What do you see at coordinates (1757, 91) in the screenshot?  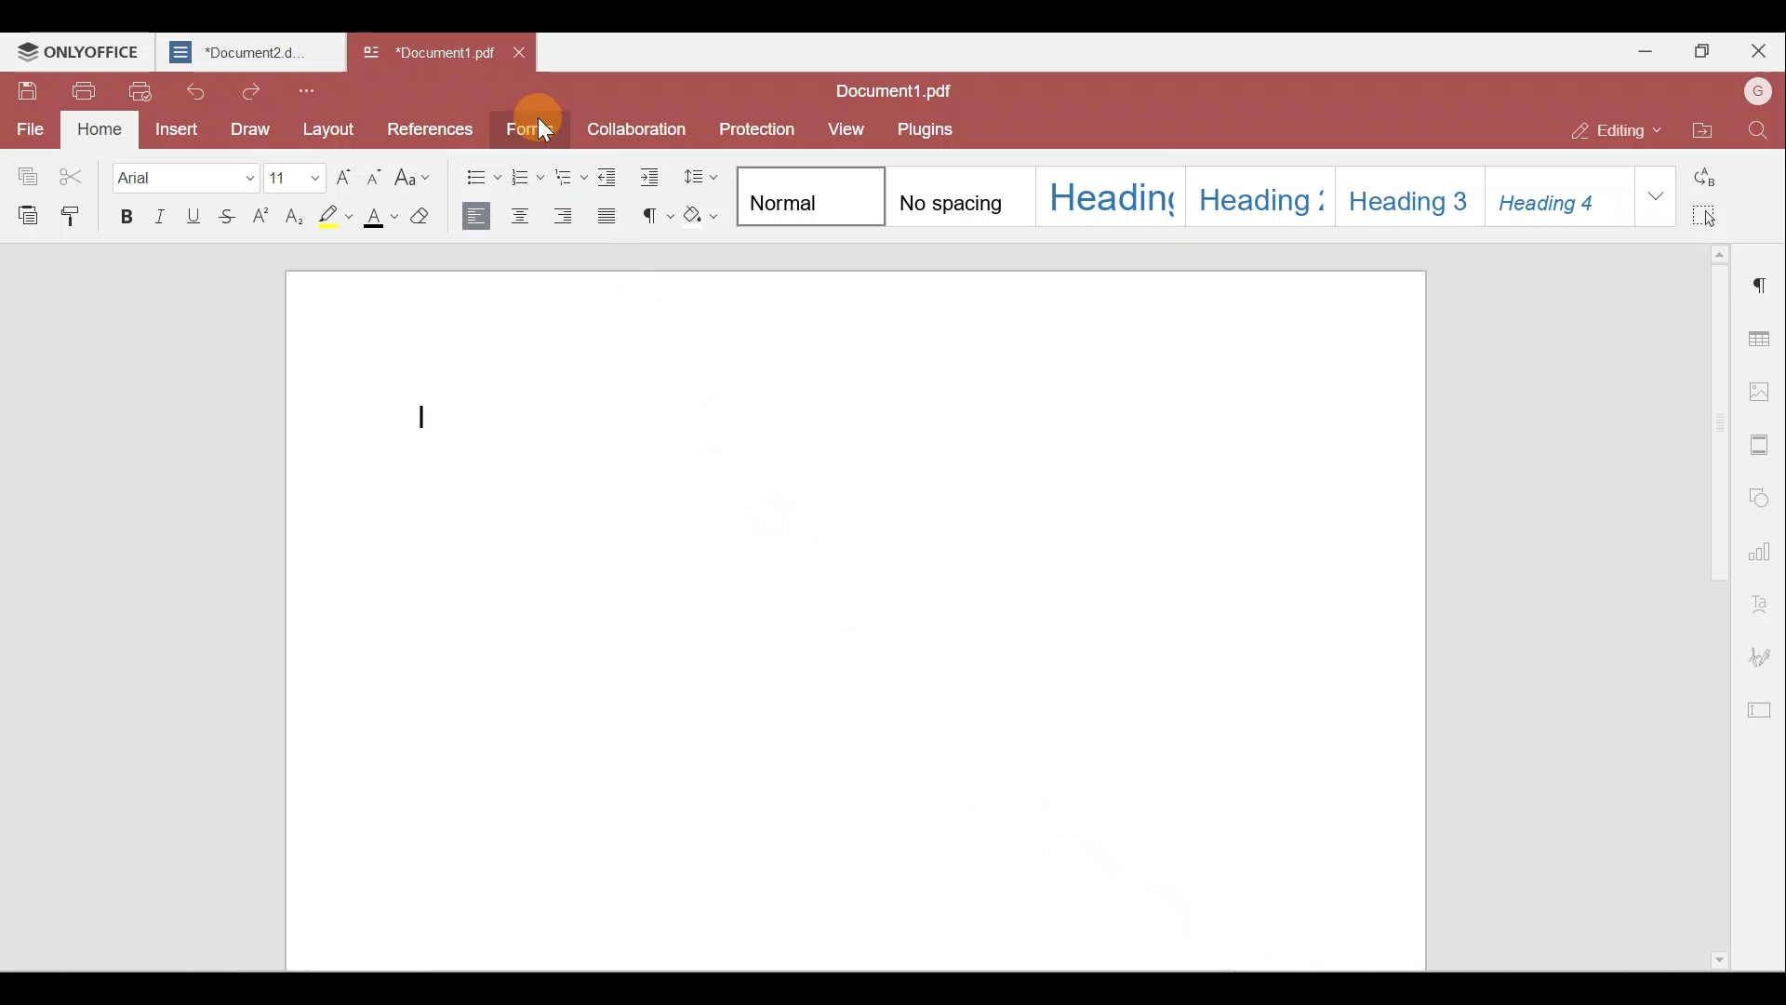 I see `Account name` at bounding box center [1757, 91].